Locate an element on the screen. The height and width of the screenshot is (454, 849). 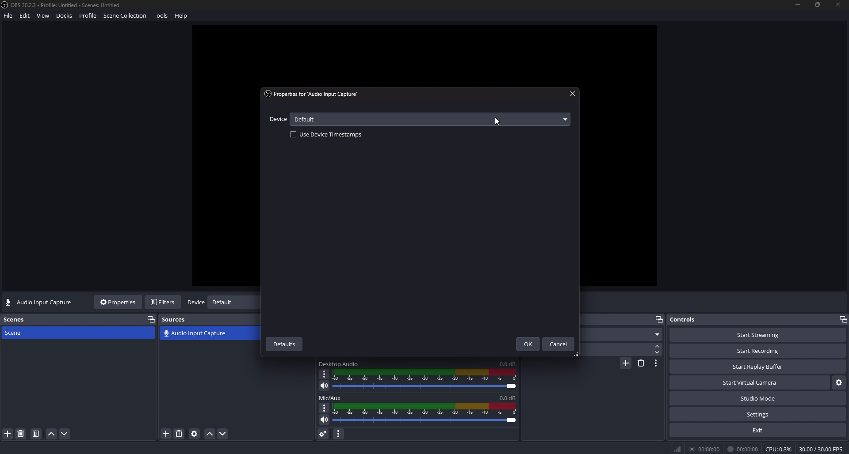
move source down is located at coordinates (222, 434).